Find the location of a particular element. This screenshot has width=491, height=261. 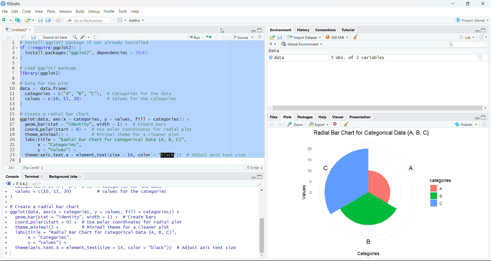

Help is located at coordinates (323, 116).